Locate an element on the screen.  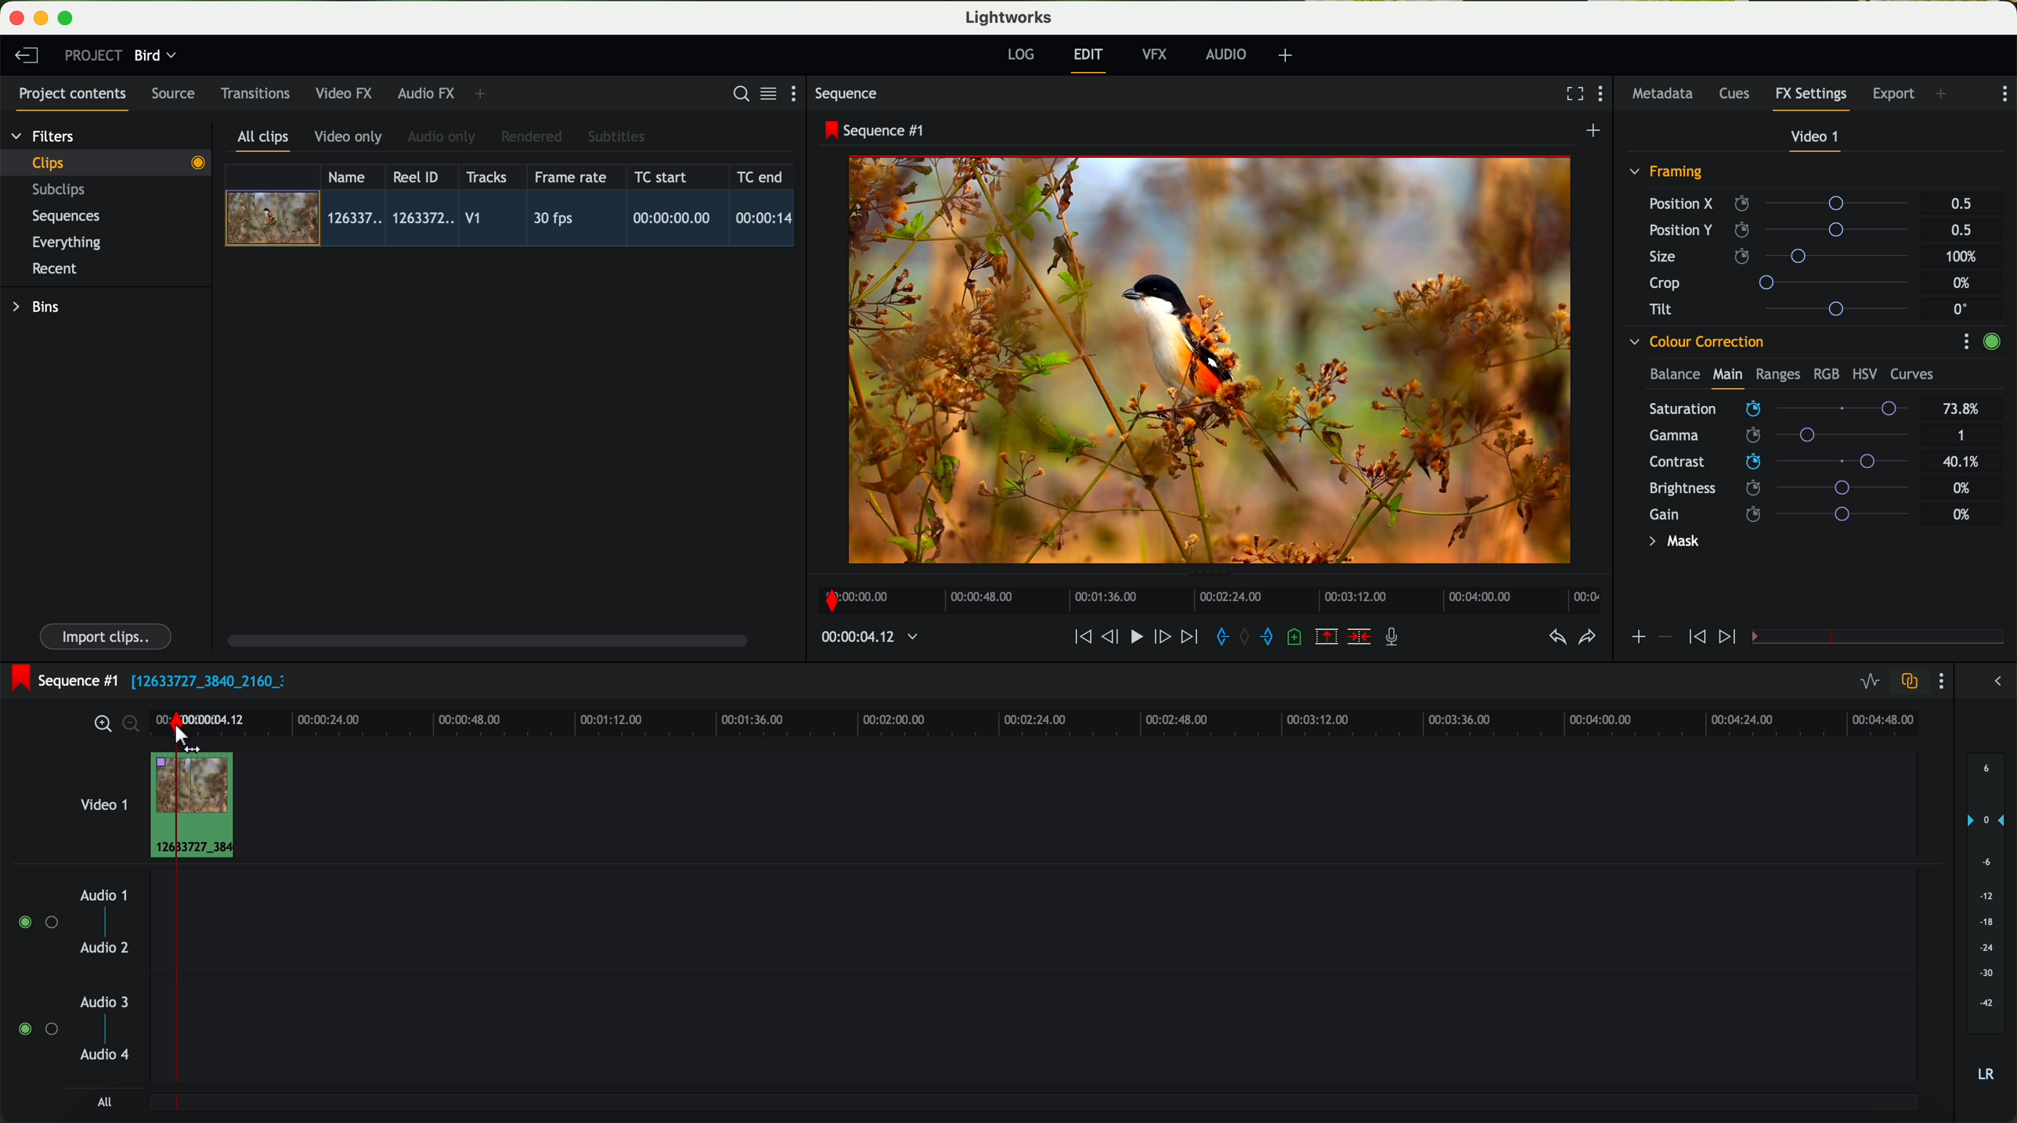
tracks is located at coordinates (484, 178).